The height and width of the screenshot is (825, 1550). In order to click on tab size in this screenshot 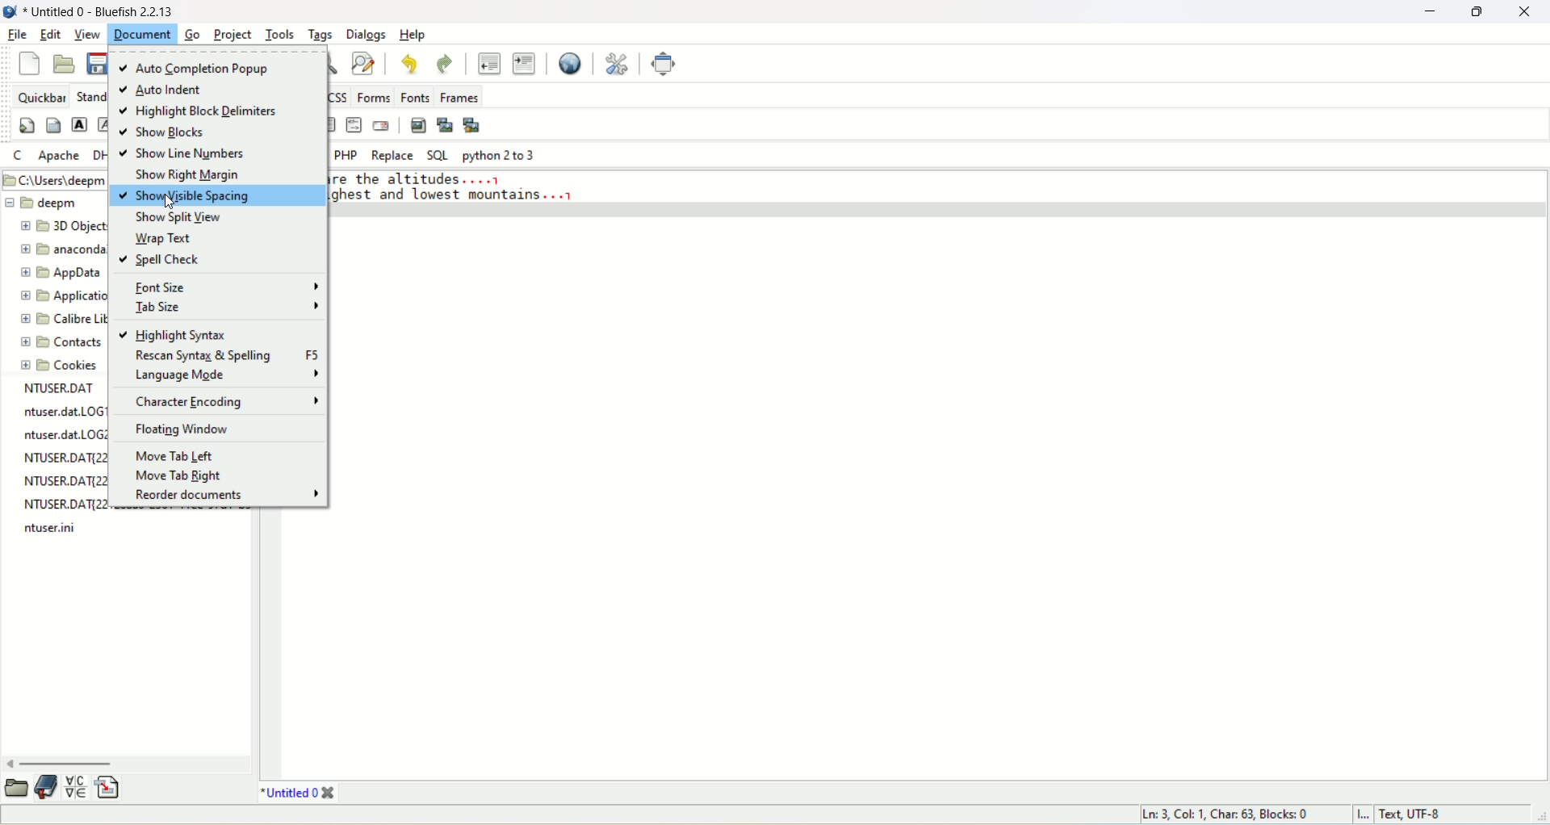, I will do `click(230, 307)`.